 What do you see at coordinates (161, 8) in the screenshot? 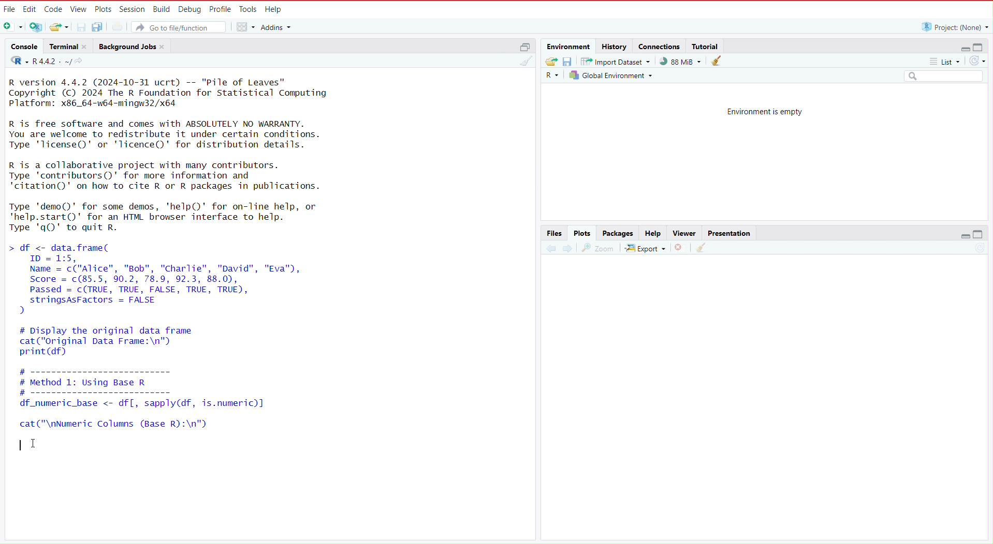
I see `Build` at bounding box center [161, 8].